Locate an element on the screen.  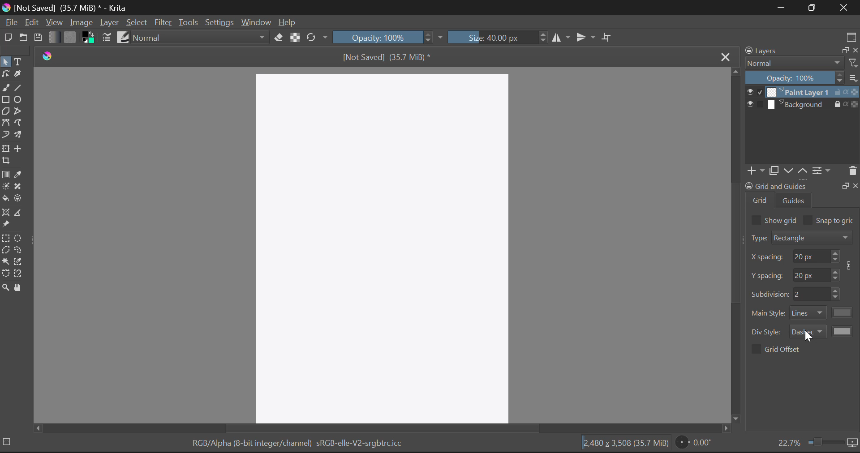
Window is located at coordinates (255, 23).